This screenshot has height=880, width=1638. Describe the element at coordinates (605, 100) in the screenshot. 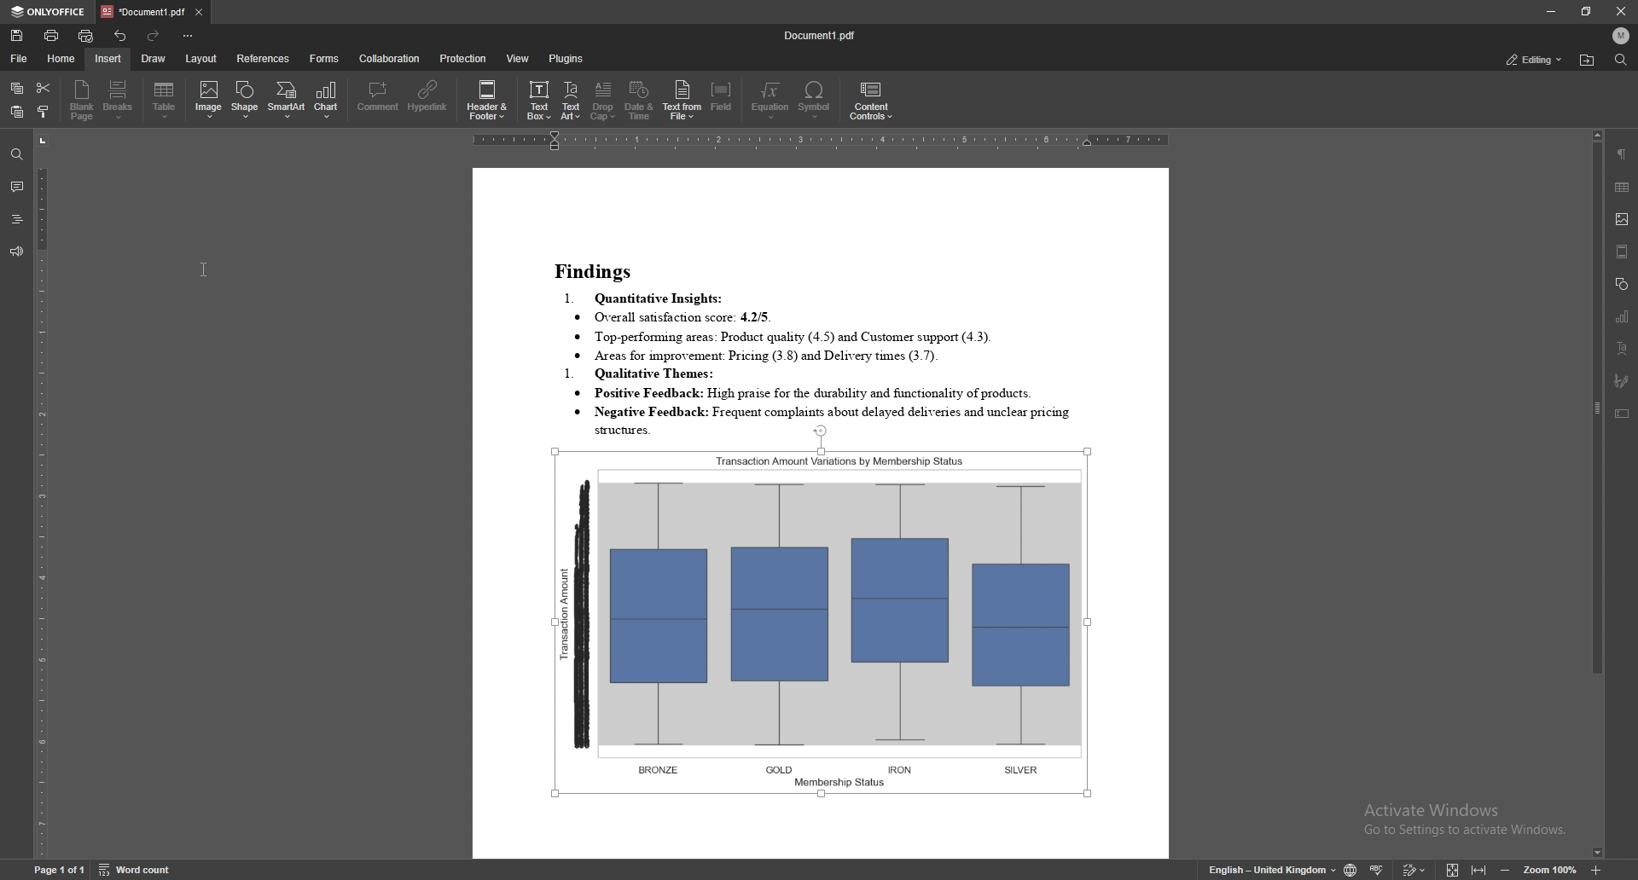

I see `drop cap` at that location.